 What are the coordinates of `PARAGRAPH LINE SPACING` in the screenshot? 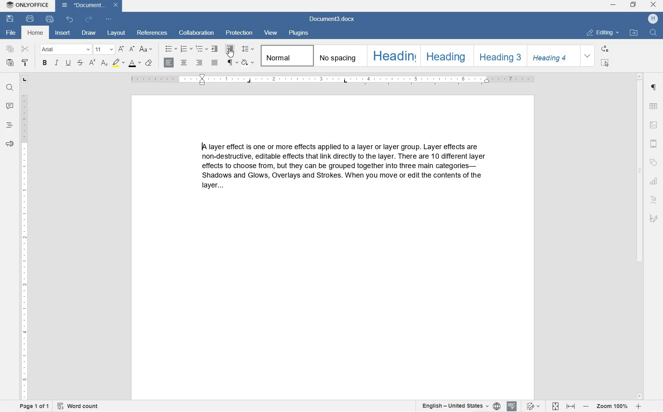 It's located at (248, 49).